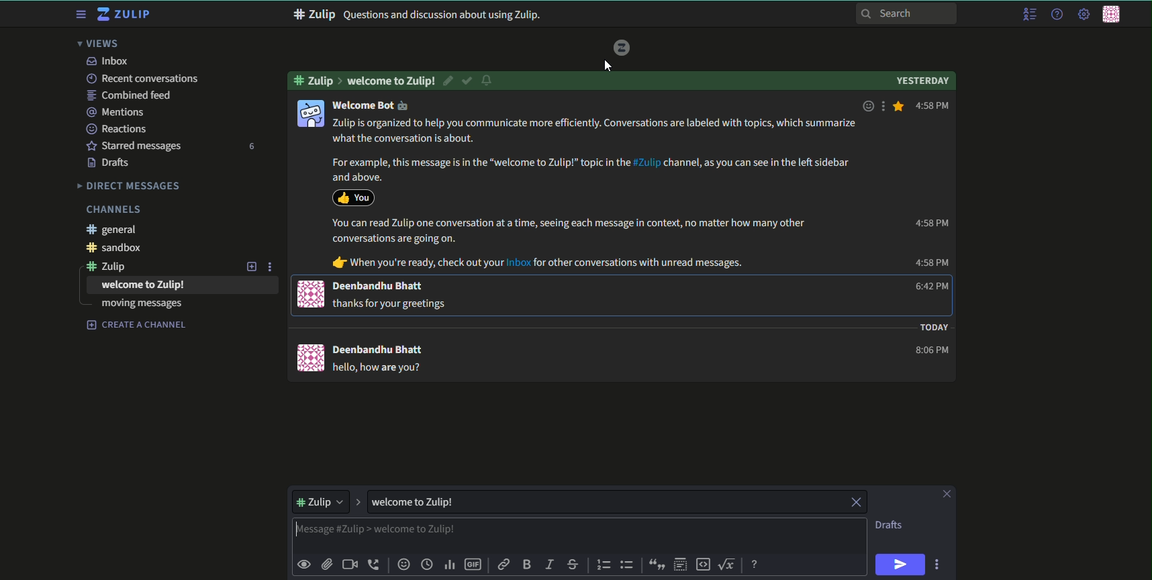 The image size is (1152, 580). I want to click on 14 Zulip is organized to help you communicate more efficiently. Conversations are labeled with topics, which summarize
what the conversation is about.
For example, this message is in the “welcome to Zulip!” topic in the #74» channel, as you can see in the left sidebar
and above., so click(595, 150).